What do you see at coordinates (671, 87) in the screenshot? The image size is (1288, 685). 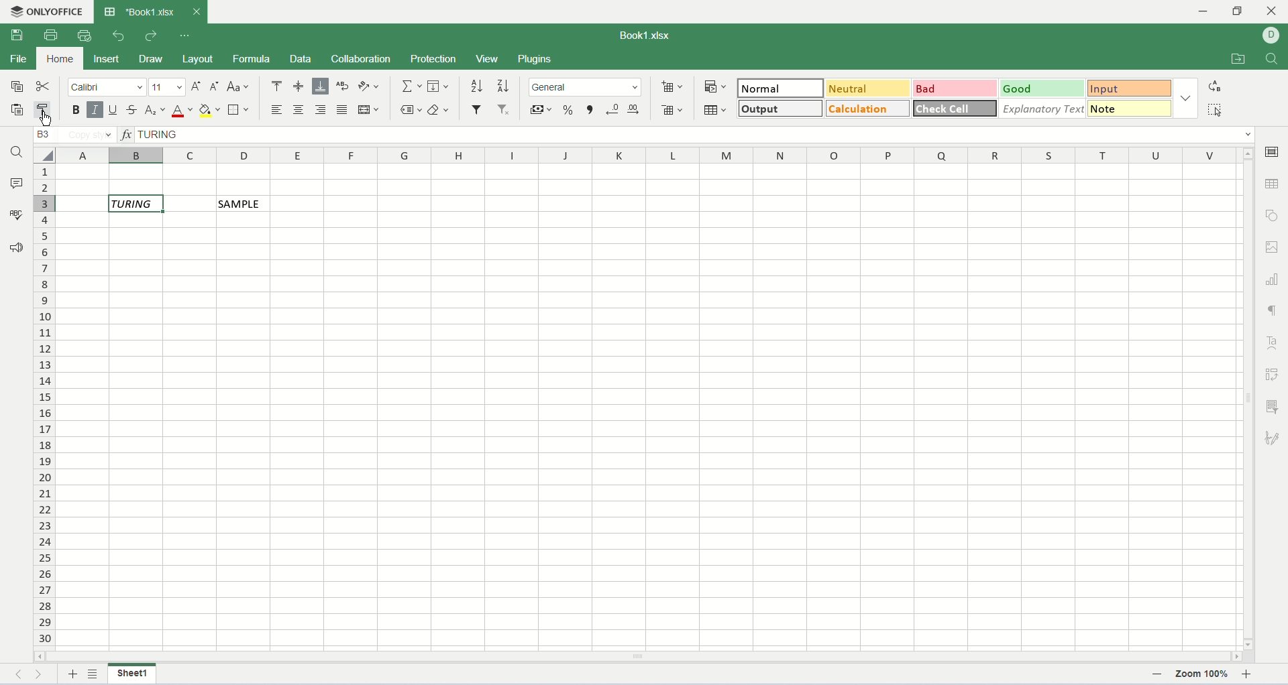 I see `insert cell` at bounding box center [671, 87].